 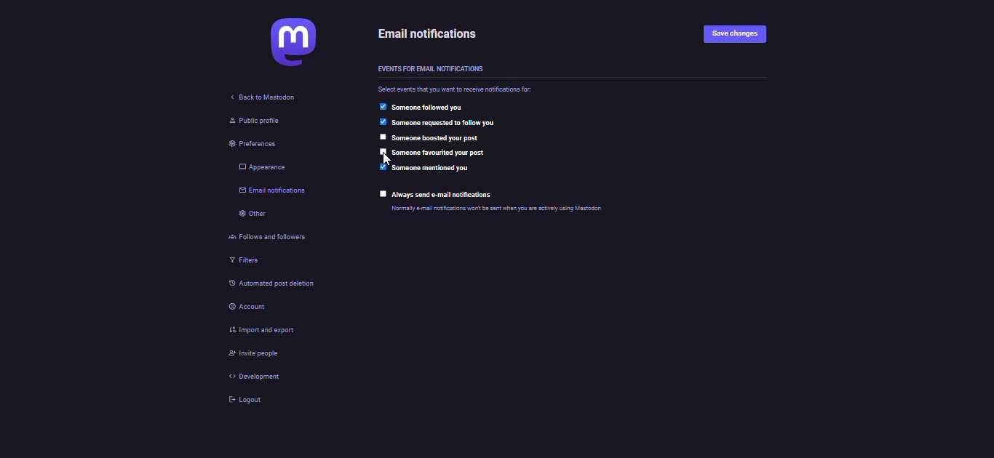 What do you see at coordinates (445, 195) in the screenshot?
I see `always send email notifications` at bounding box center [445, 195].